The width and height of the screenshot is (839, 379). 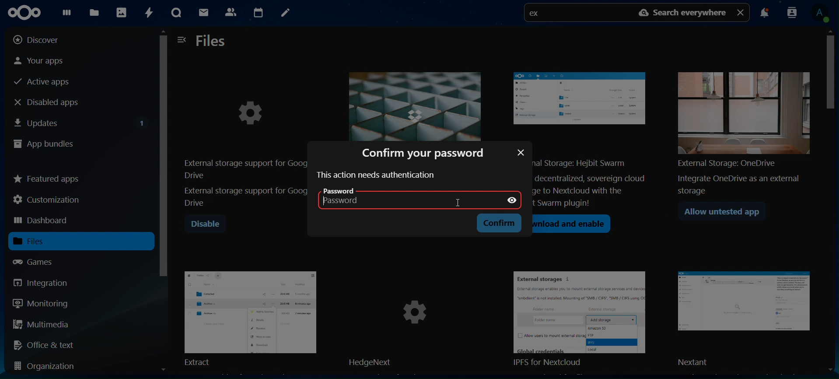 What do you see at coordinates (49, 200) in the screenshot?
I see `customization` at bounding box center [49, 200].